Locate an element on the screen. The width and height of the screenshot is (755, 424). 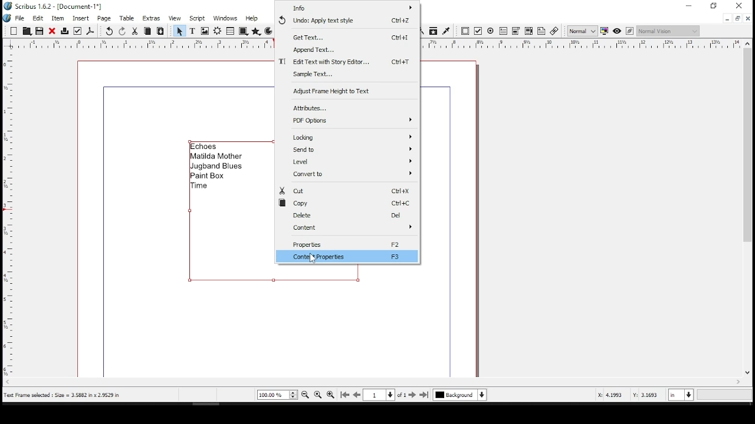
cut is located at coordinates (344, 191).